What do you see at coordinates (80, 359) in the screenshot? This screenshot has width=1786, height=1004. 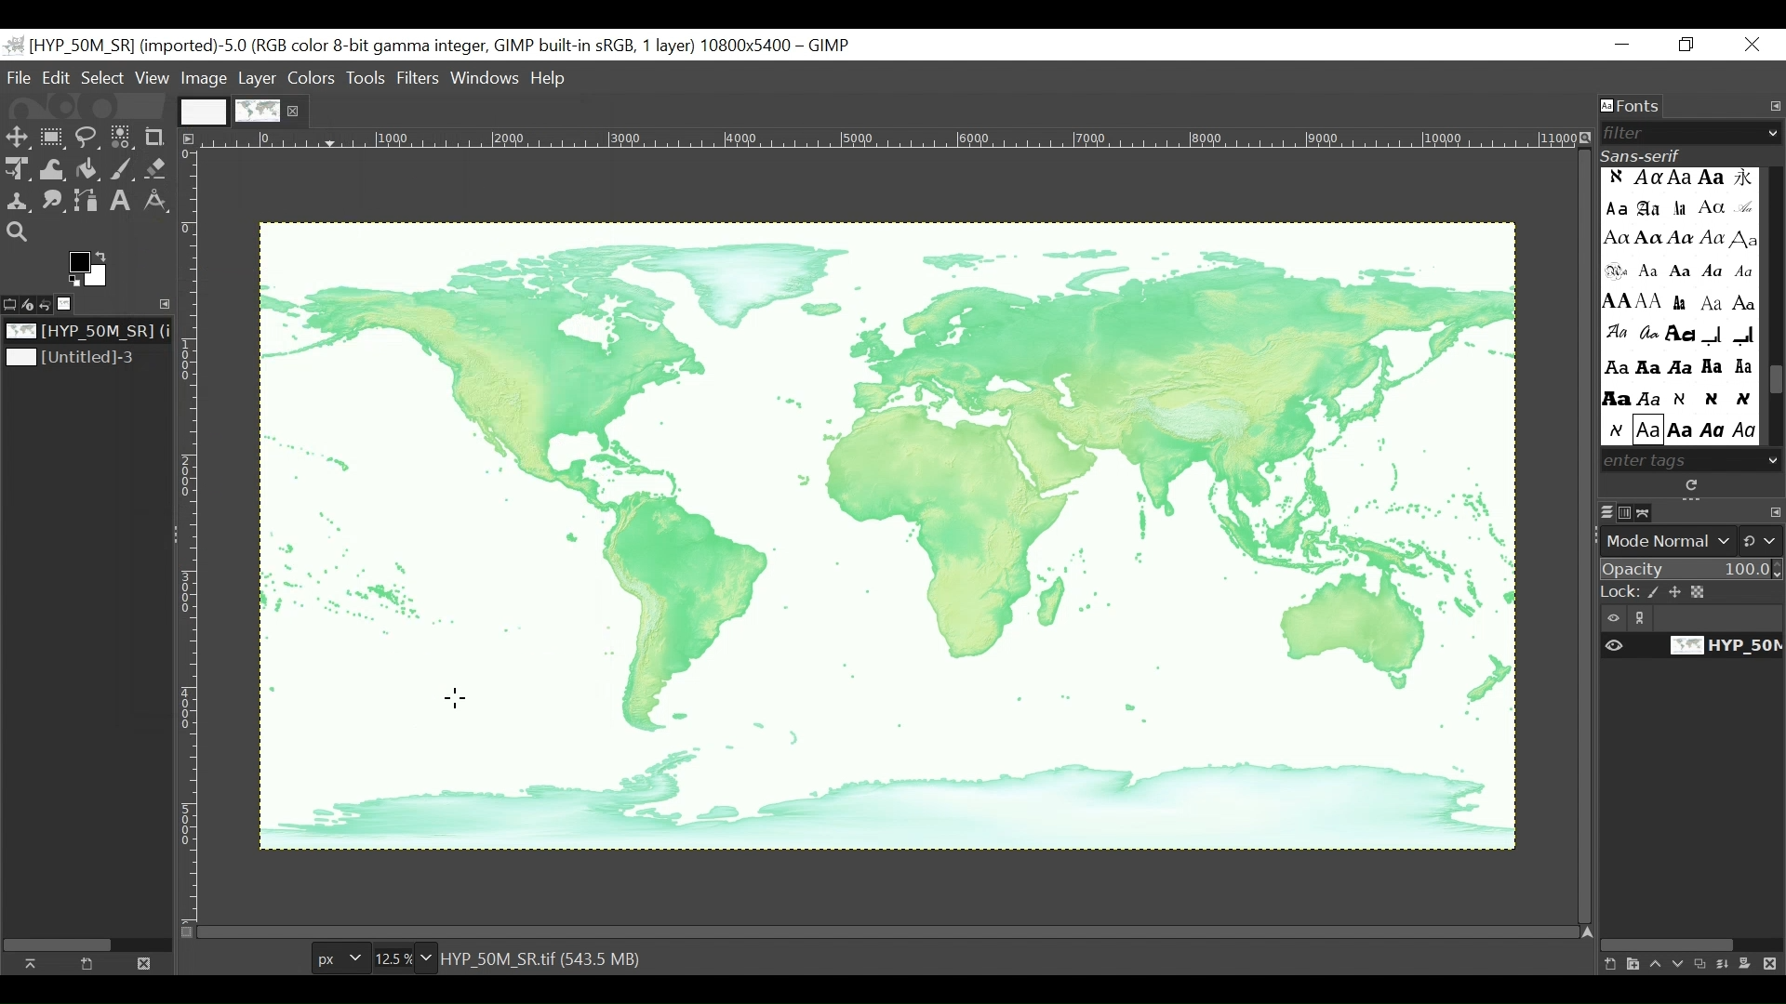 I see `Image` at bounding box center [80, 359].